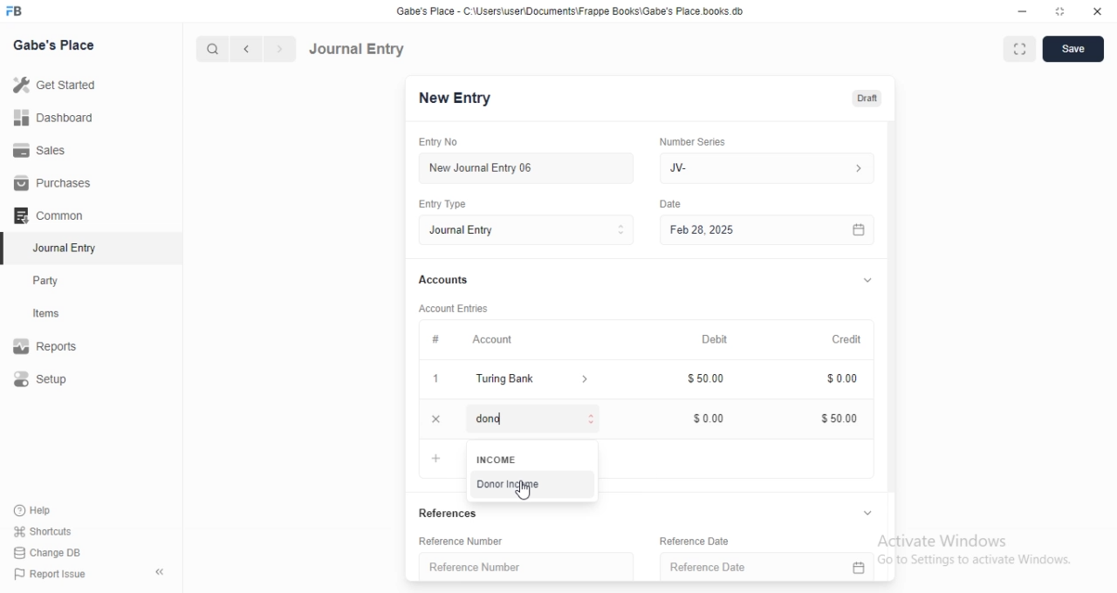 This screenshot has width=1117, height=593. What do you see at coordinates (57, 249) in the screenshot?
I see `Journal Entry` at bounding box center [57, 249].